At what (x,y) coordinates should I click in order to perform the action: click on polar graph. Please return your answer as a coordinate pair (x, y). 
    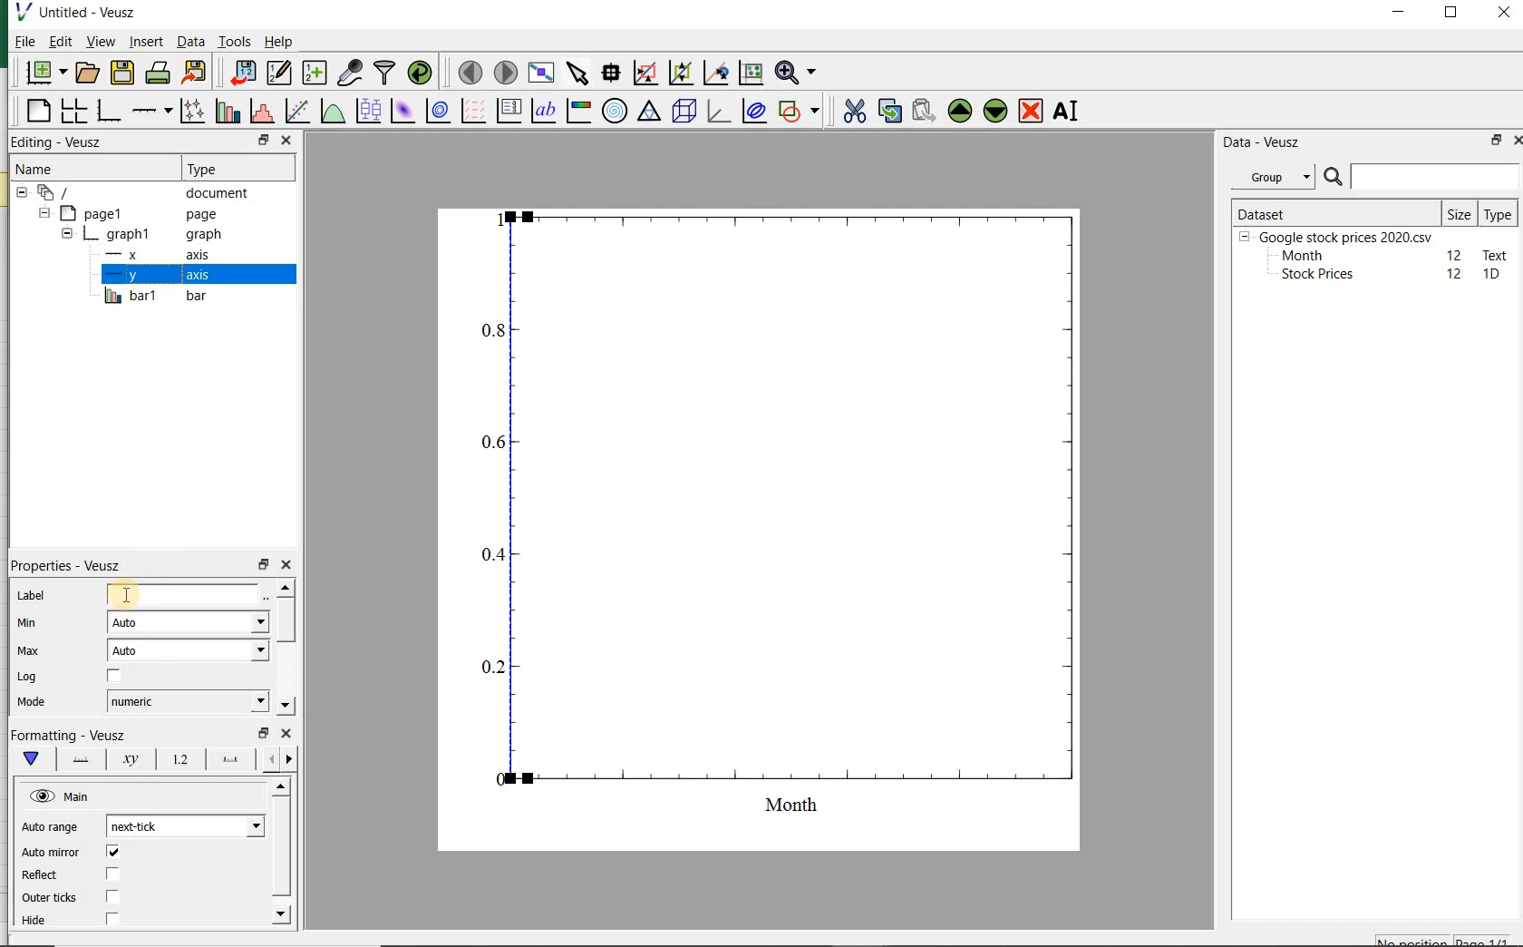
    Looking at the image, I should click on (614, 110).